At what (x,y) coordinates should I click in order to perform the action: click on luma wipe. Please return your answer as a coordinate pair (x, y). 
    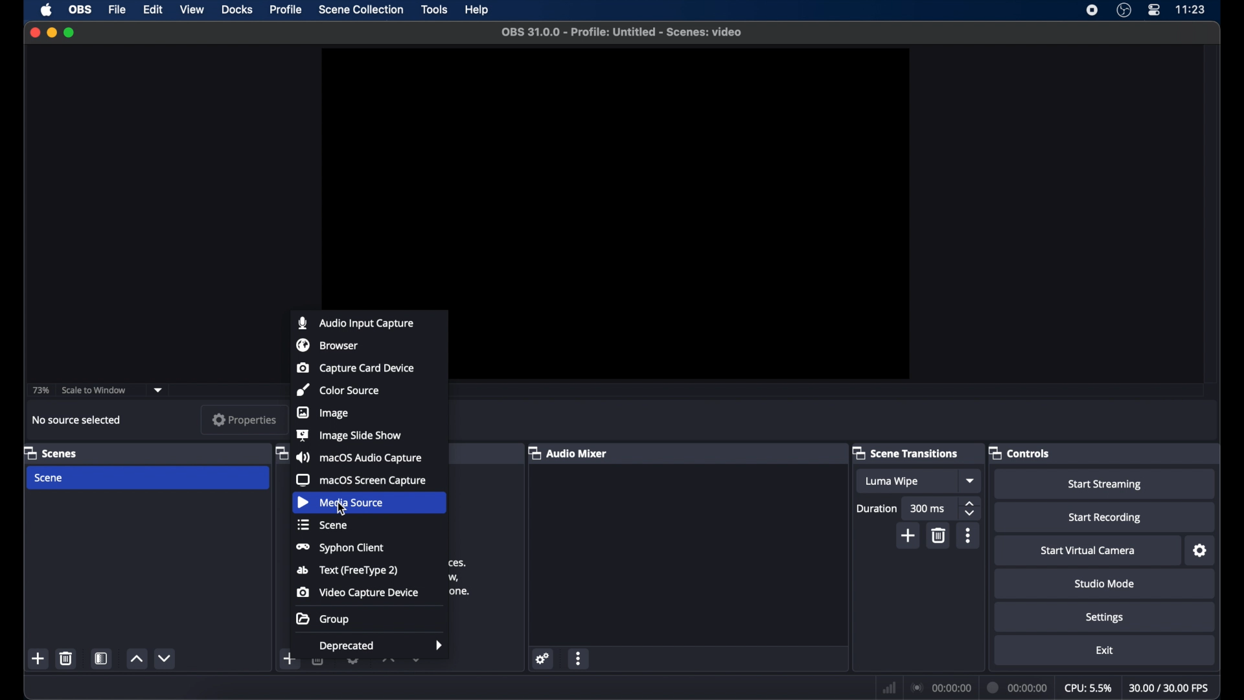
    Looking at the image, I should click on (892, 482).